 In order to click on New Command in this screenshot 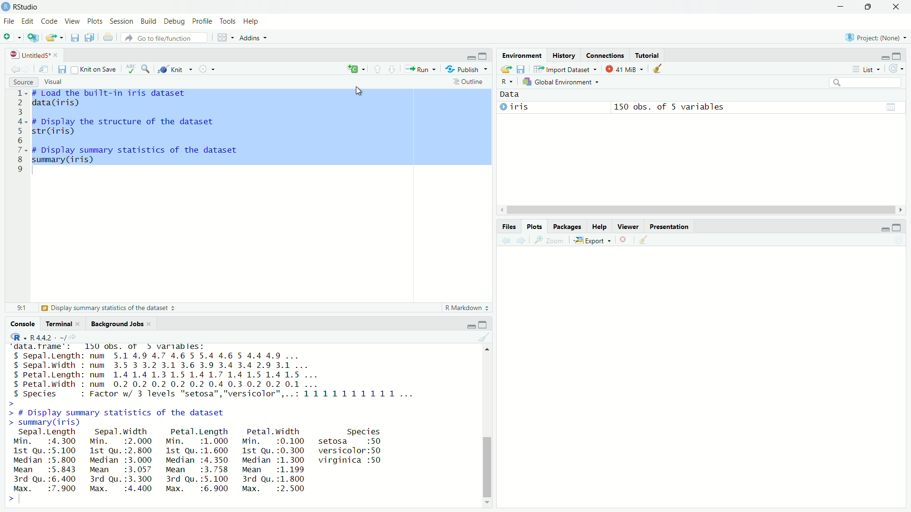, I will do `click(356, 68)`.